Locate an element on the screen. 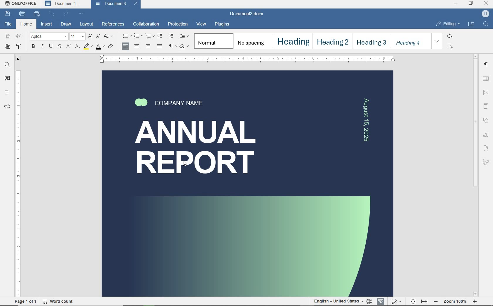 This screenshot has height=306, width=493. ruler is located at coordinates (18, 182).